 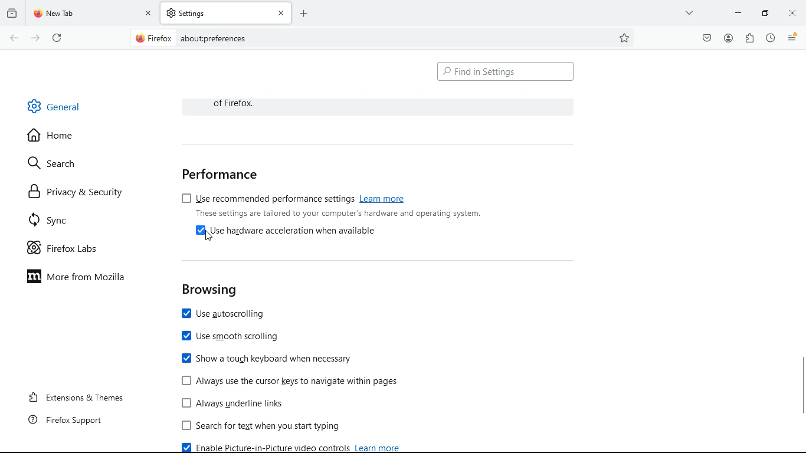 I want to click on firefox support, so click(x=64, y=423).